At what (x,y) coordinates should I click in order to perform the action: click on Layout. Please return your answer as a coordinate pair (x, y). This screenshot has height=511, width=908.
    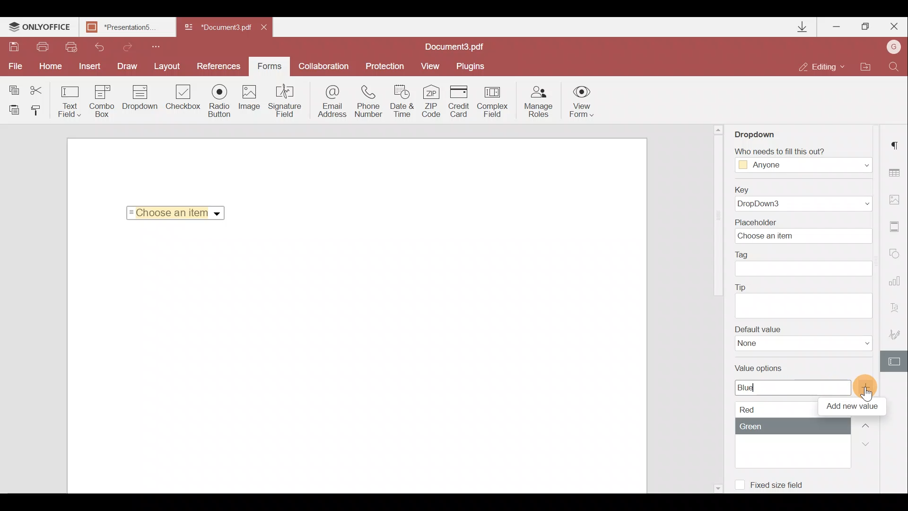
    Looking at the image, I should click on (170, 66).